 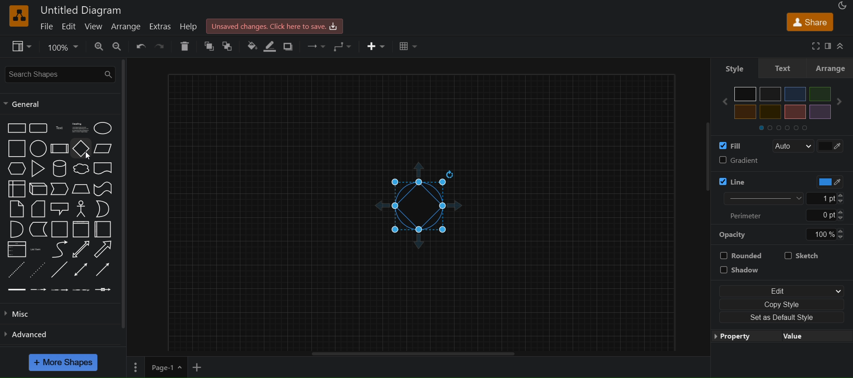 What do you see at coordinates (60, 189) in the screenshot?
I see `step` at bounding box center [60, 189].